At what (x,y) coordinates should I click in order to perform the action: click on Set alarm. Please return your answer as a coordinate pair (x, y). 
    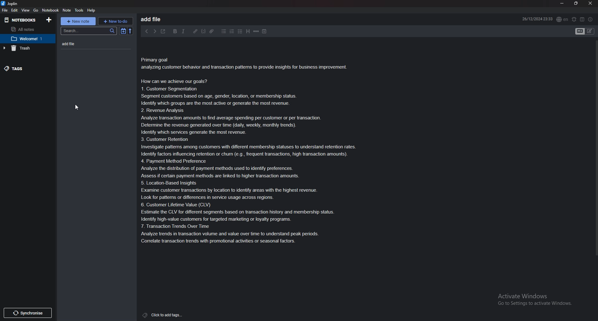
    Looking at the image, I should click on (574, 19).